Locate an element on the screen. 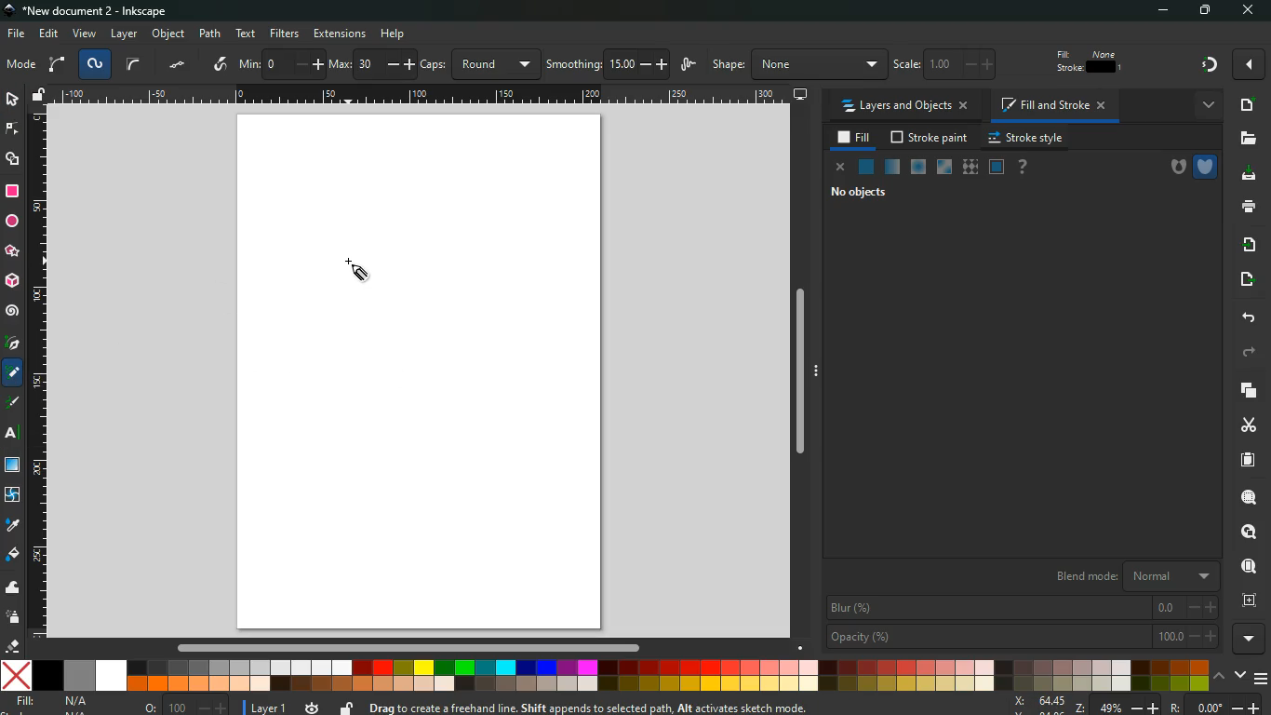 Image resolution: width=1271 pixels, height=715 pixels. spiral is located at coordinates (13, 311).